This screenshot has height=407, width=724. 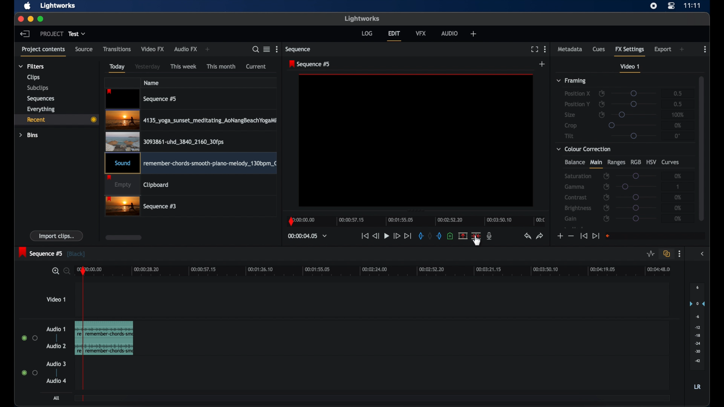 What do you see at coordinates (636, 219) in the screenshot?
I see `slider` at bounding box center [636, 219].